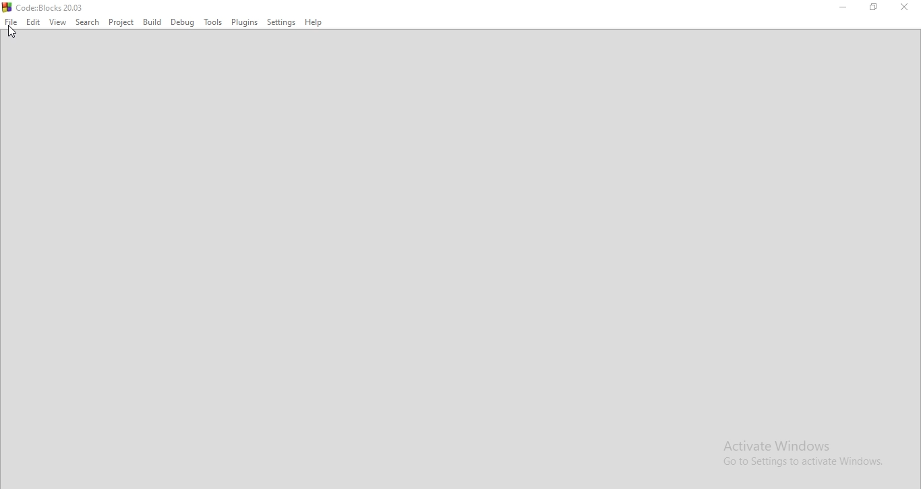 Image resolution: width=921 pixels, height=489 pixels. Describe the element at coordinates (905, 7) in the screenshot. I see `Minimise` at that location.